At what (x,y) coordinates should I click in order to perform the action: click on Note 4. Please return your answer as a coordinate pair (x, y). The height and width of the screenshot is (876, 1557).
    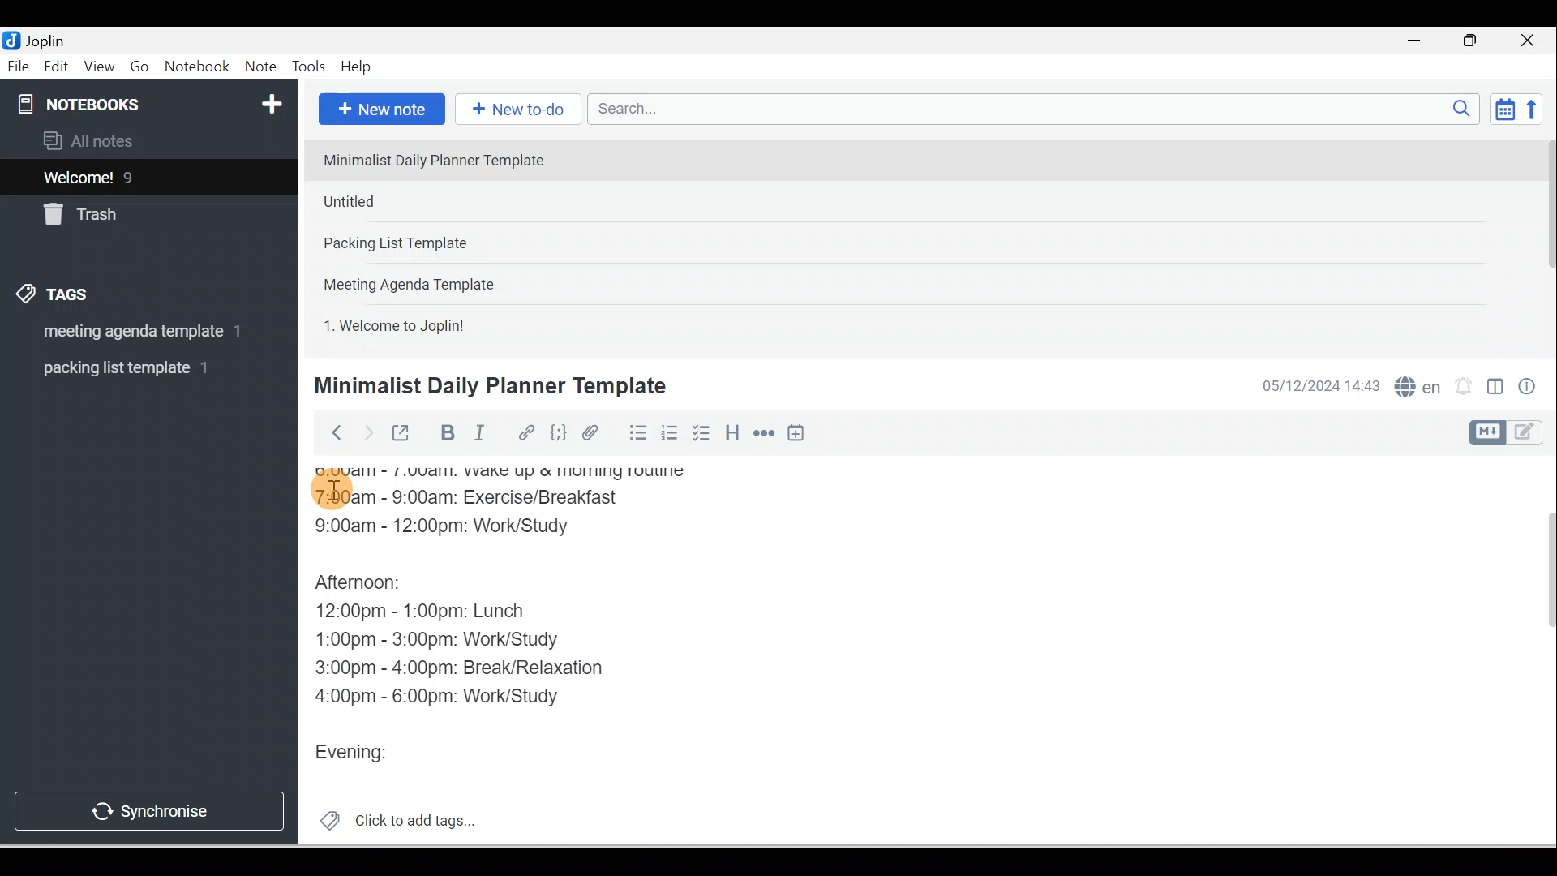
    Looking at the image, I should click on (431, 281).